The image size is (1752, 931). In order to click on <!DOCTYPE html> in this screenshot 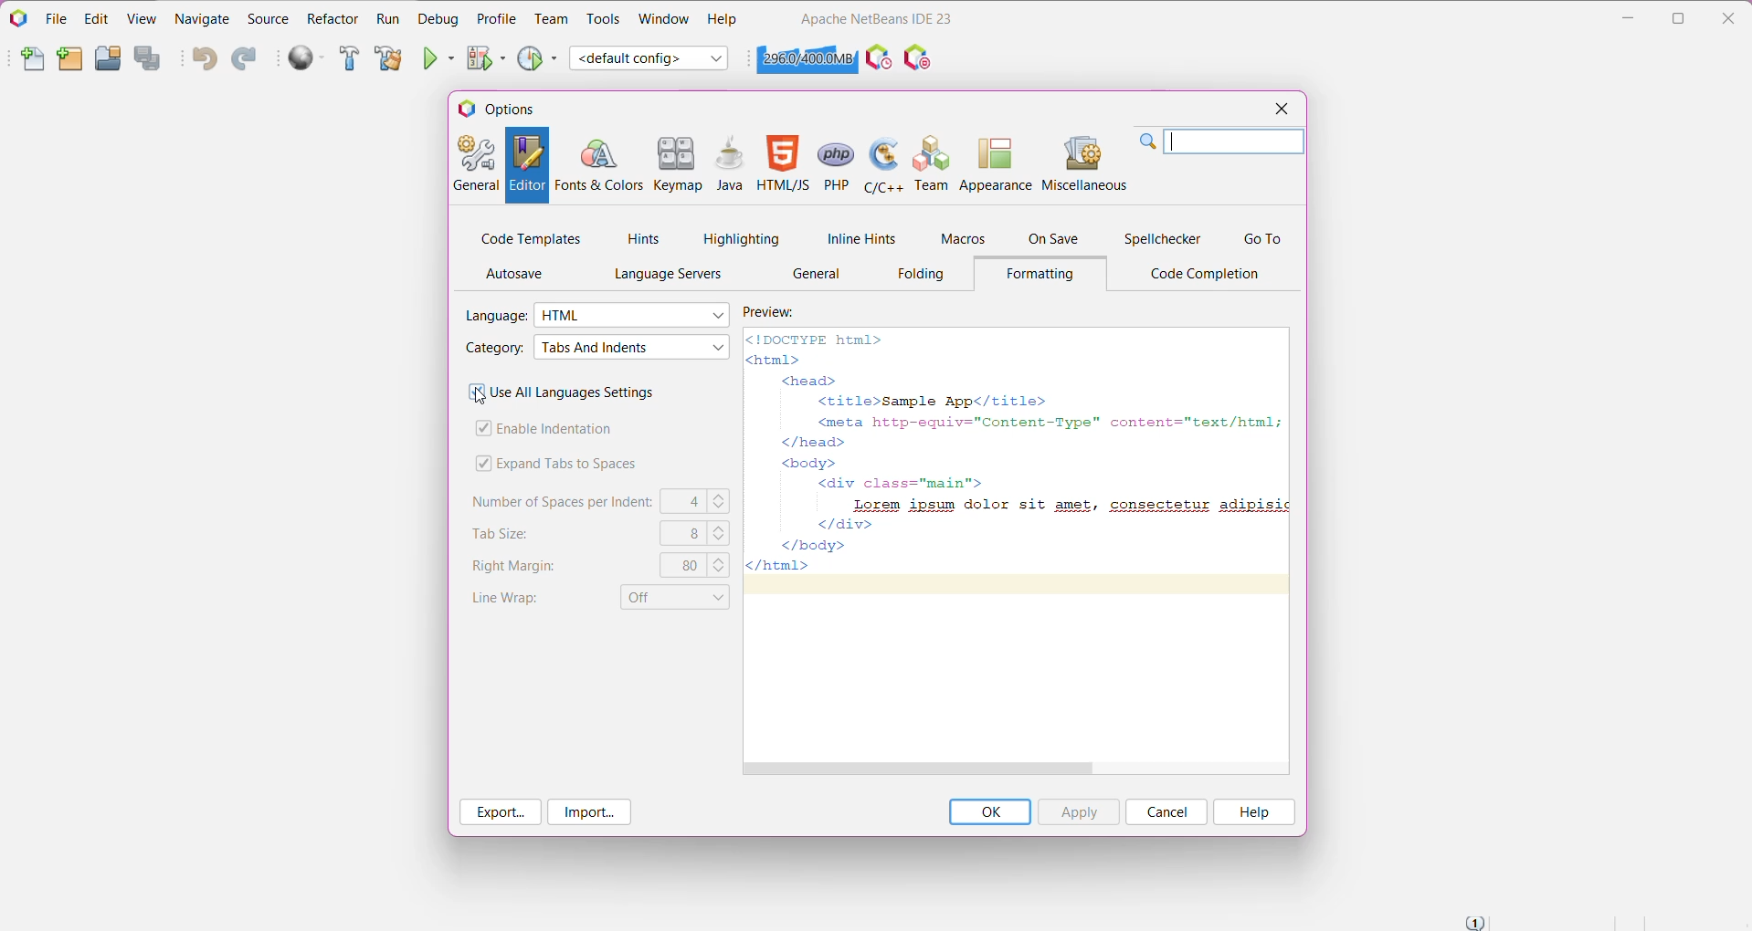, I will do `click(815, 340)`.